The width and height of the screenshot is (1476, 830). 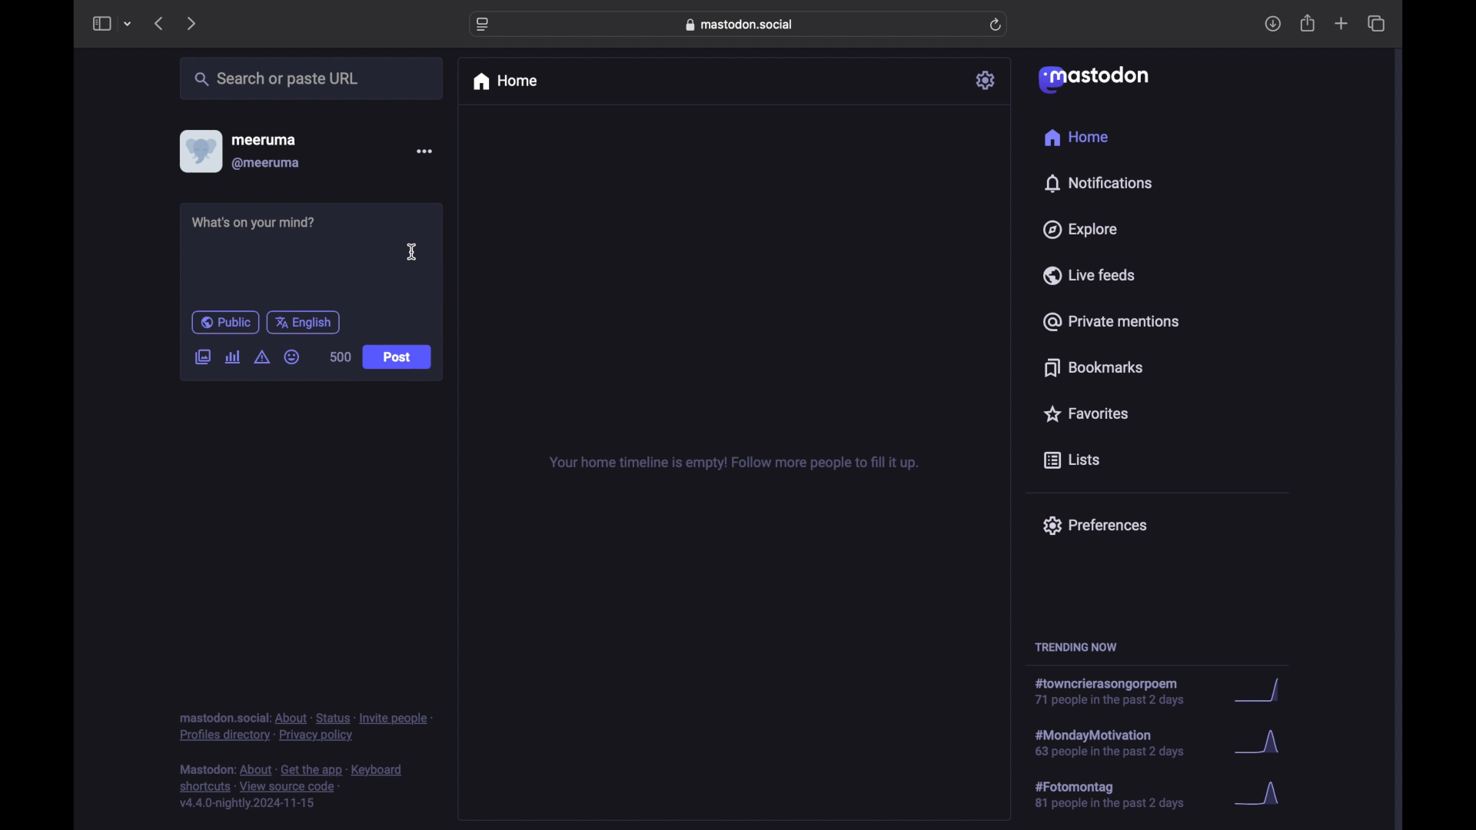 I want to click on cursor, so click(x=412, y=251).